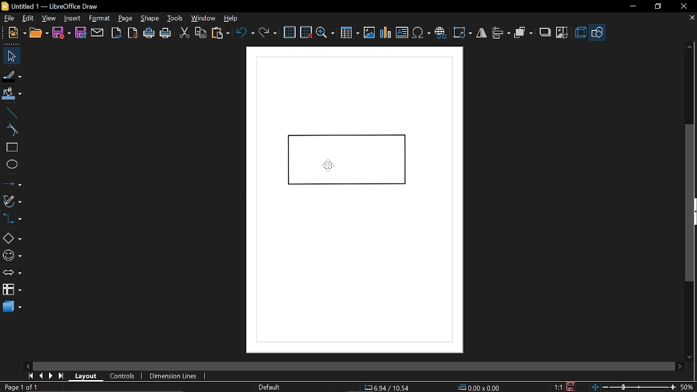 The image size is (697, 392). Describe the element at coordinates (688, 387) in the screenshot. I see `current zoom (50%)` at that location.